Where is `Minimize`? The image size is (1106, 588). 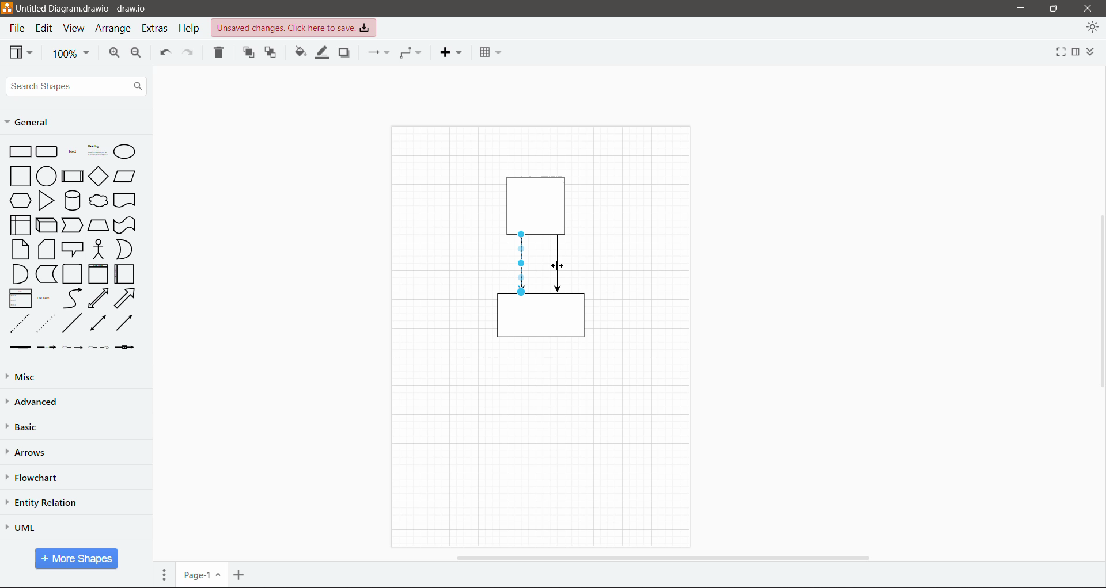 Minimize is located at coordinates (1017, 9).